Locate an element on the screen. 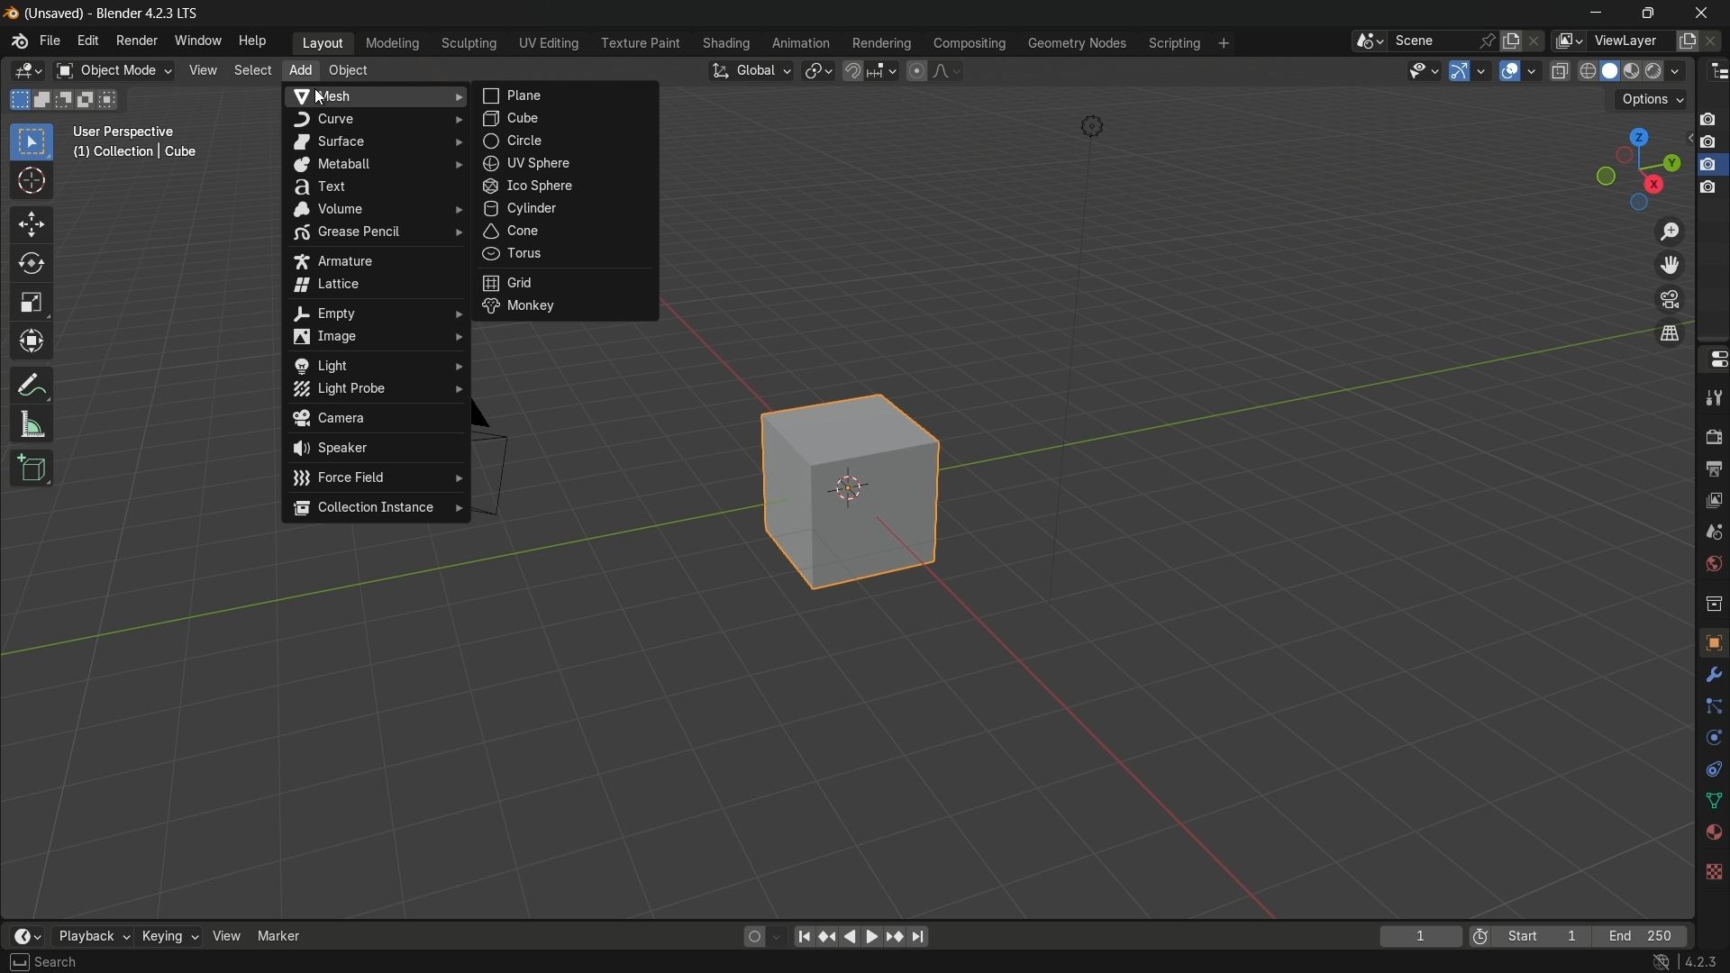 This screenshot has width=1730, height=973. outliner is located at coordinates (1719, 72).